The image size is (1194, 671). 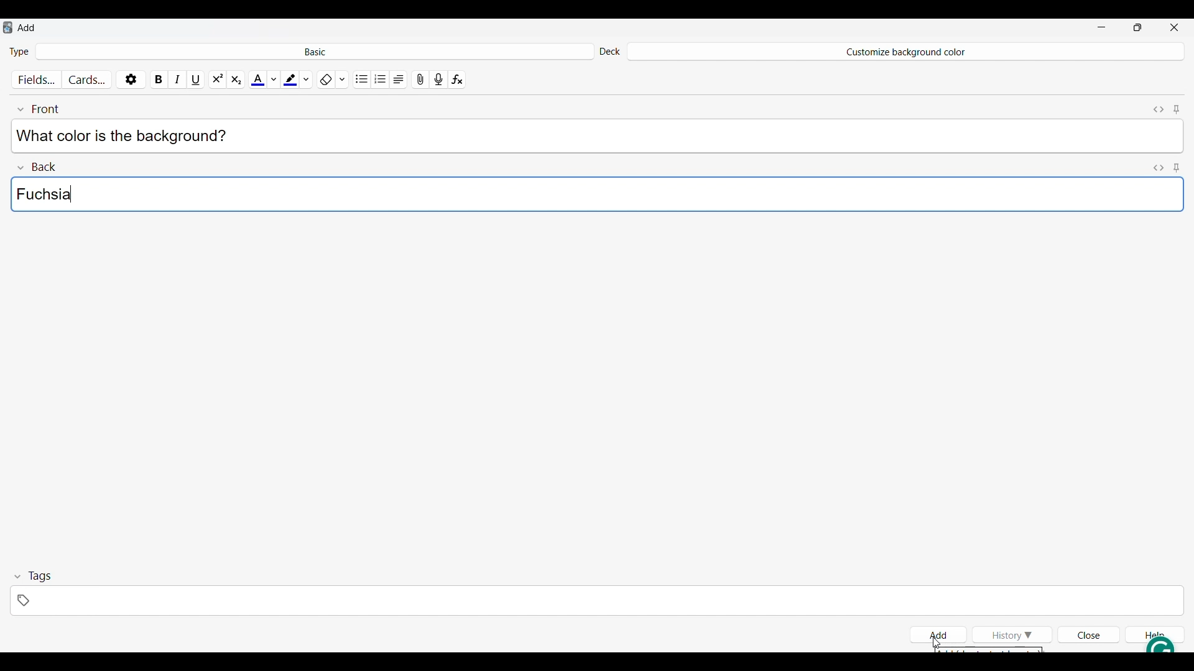 I want to click on Indicates Deck settings, so click(x=609, y=52).